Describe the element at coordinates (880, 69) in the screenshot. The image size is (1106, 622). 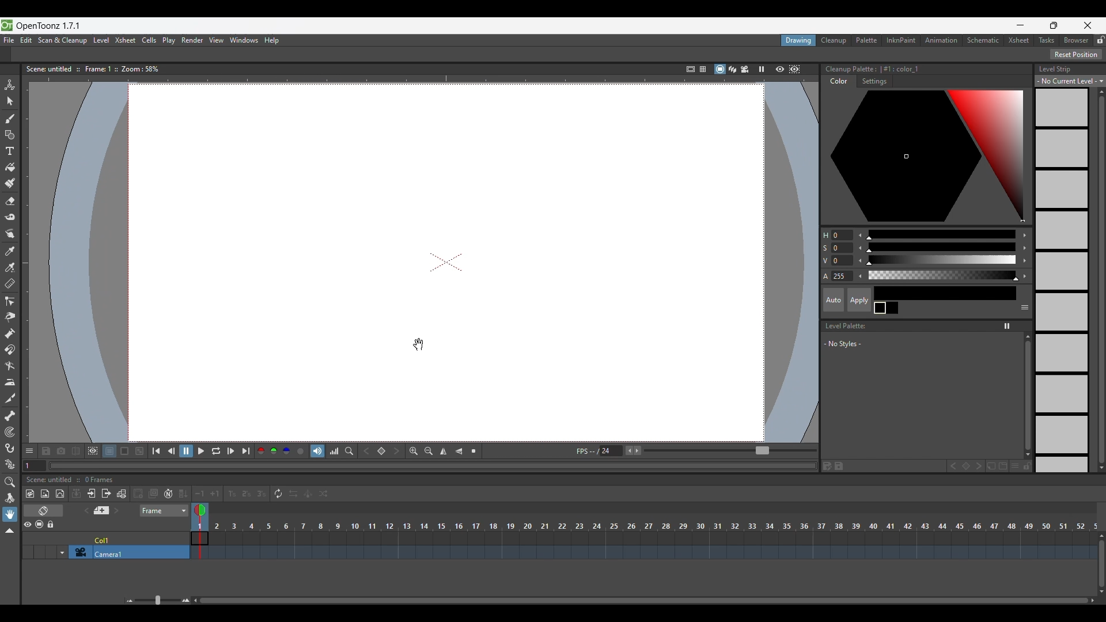
I see `Color palette details` at that location.